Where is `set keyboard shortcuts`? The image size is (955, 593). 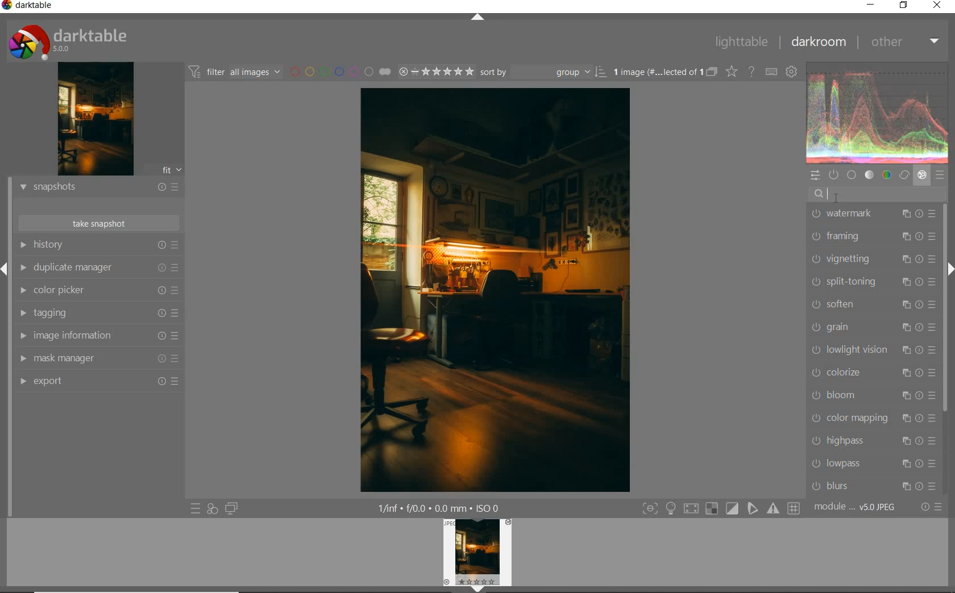
set keyboard shortcuts is located at coordinates (772, 73).